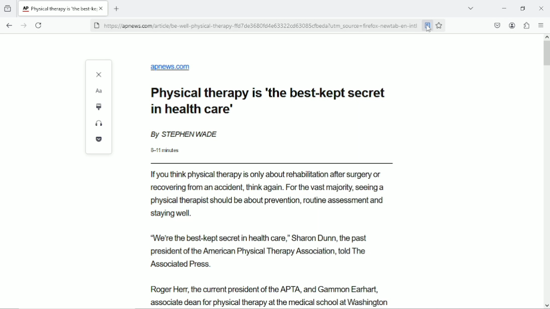 The width and height of the screenshot is (550, 309). I want to click on save to pocket, so click(498, 25).